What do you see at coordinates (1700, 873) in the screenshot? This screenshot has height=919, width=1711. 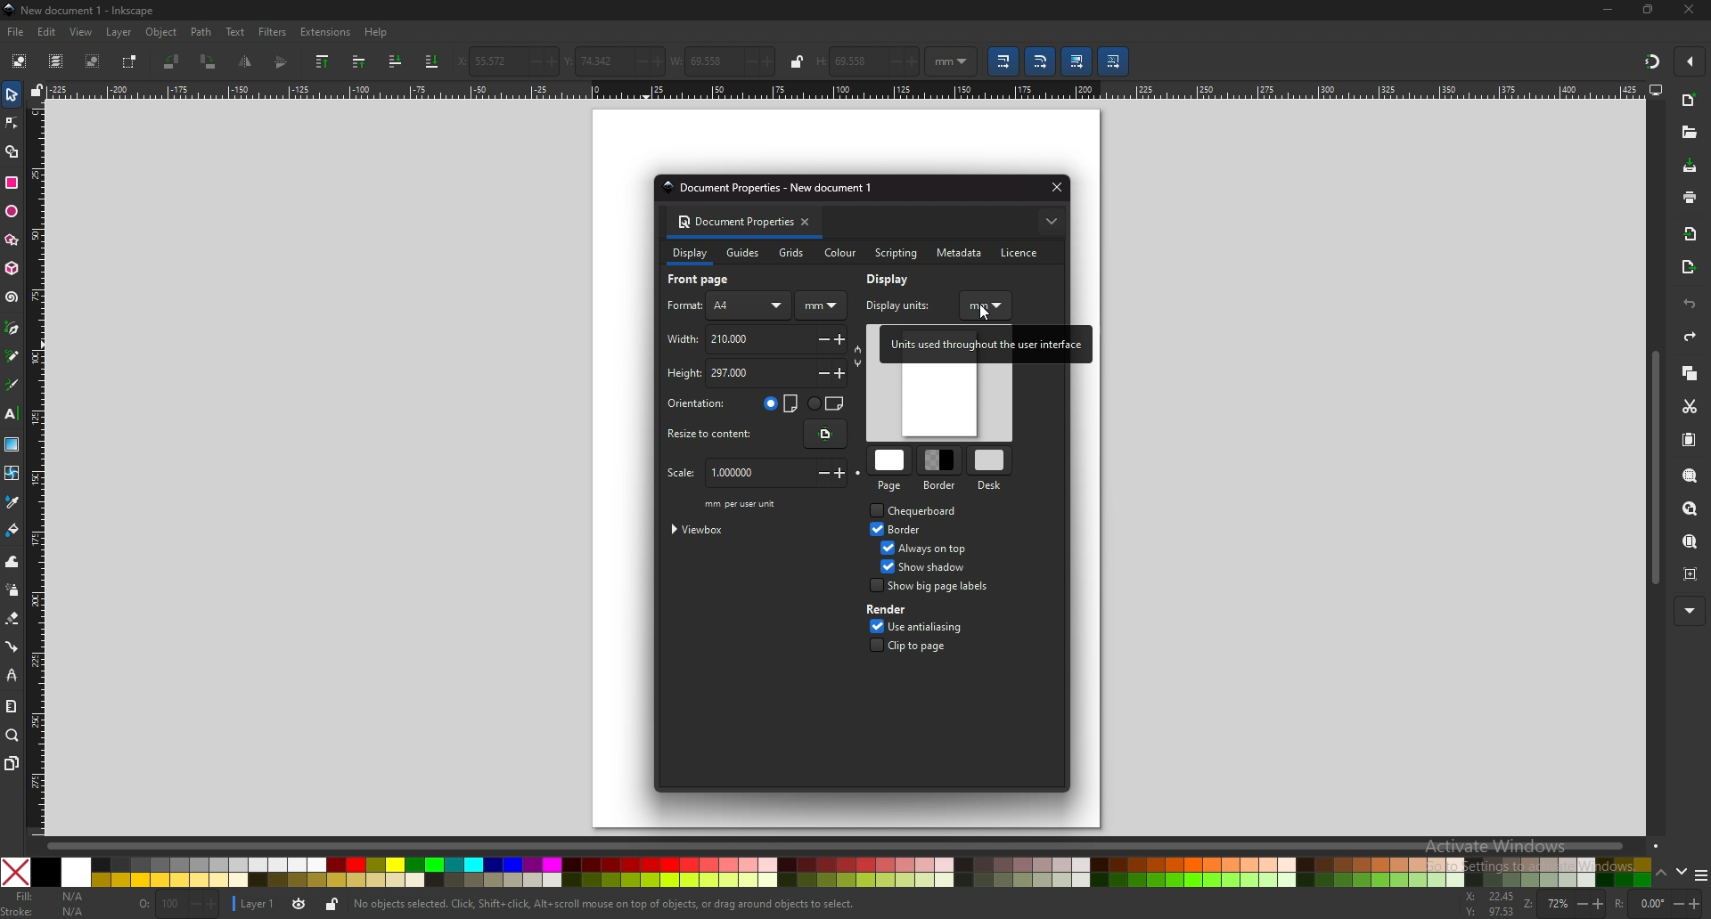 I see `more colors` at bounding box center [1700, 873].